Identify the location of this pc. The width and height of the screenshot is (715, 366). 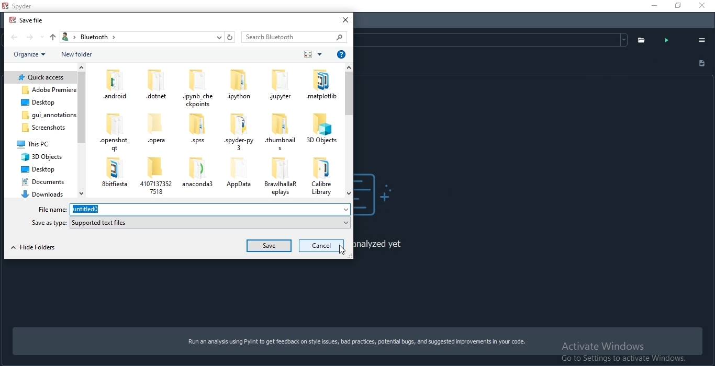
(35, 144).